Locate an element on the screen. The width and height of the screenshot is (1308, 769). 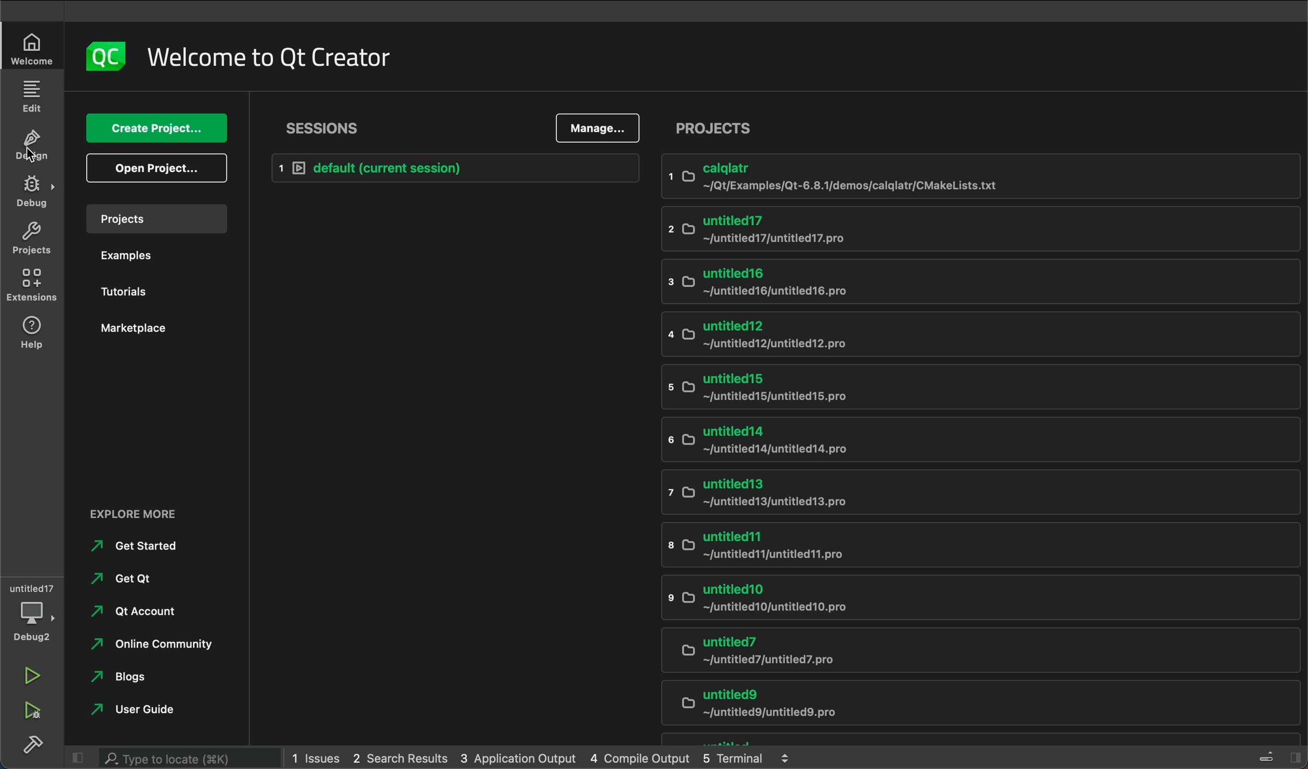
external links is located at coordinates (156, 515).